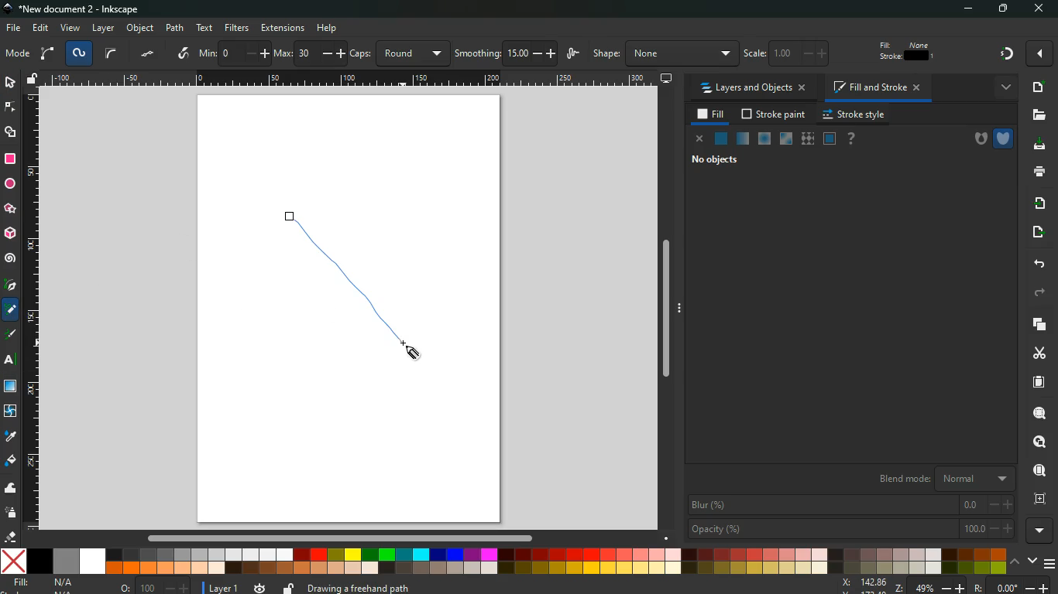 This screenshot has height=594, width=1058. What do you see at coordinates (1037, 498) in the screenshot?
I see `frame` at bounding box center [1037, 498].